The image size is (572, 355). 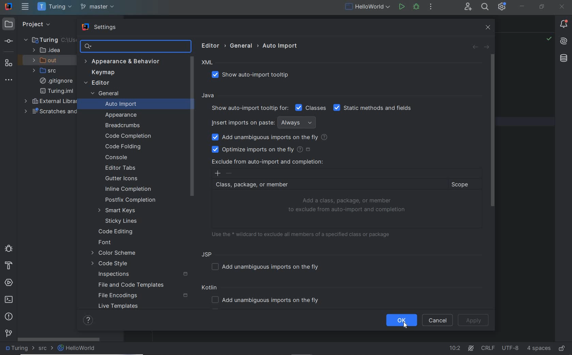 I want to click on no problems, so click(x=549, y=39).